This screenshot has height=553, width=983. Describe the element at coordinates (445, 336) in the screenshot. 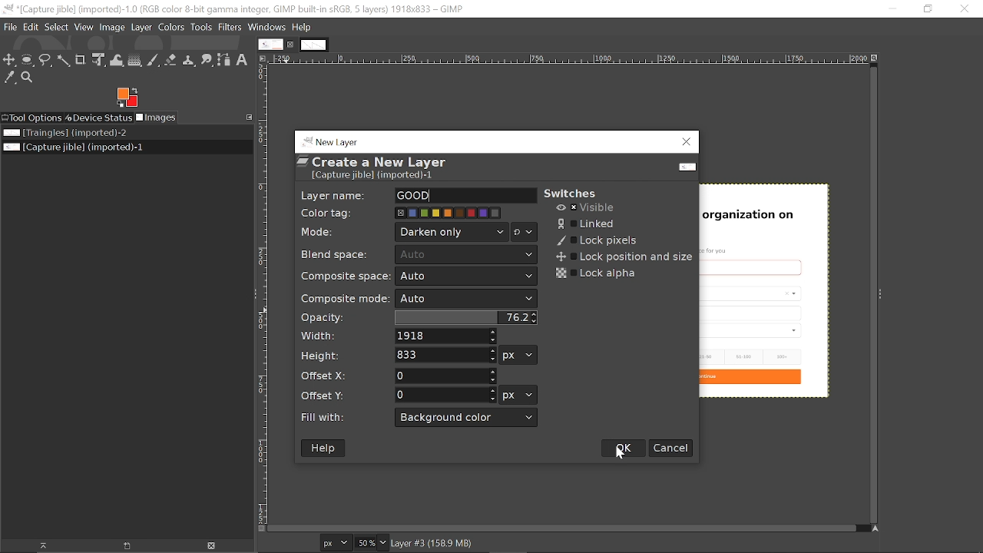

I see `Width` at that location.